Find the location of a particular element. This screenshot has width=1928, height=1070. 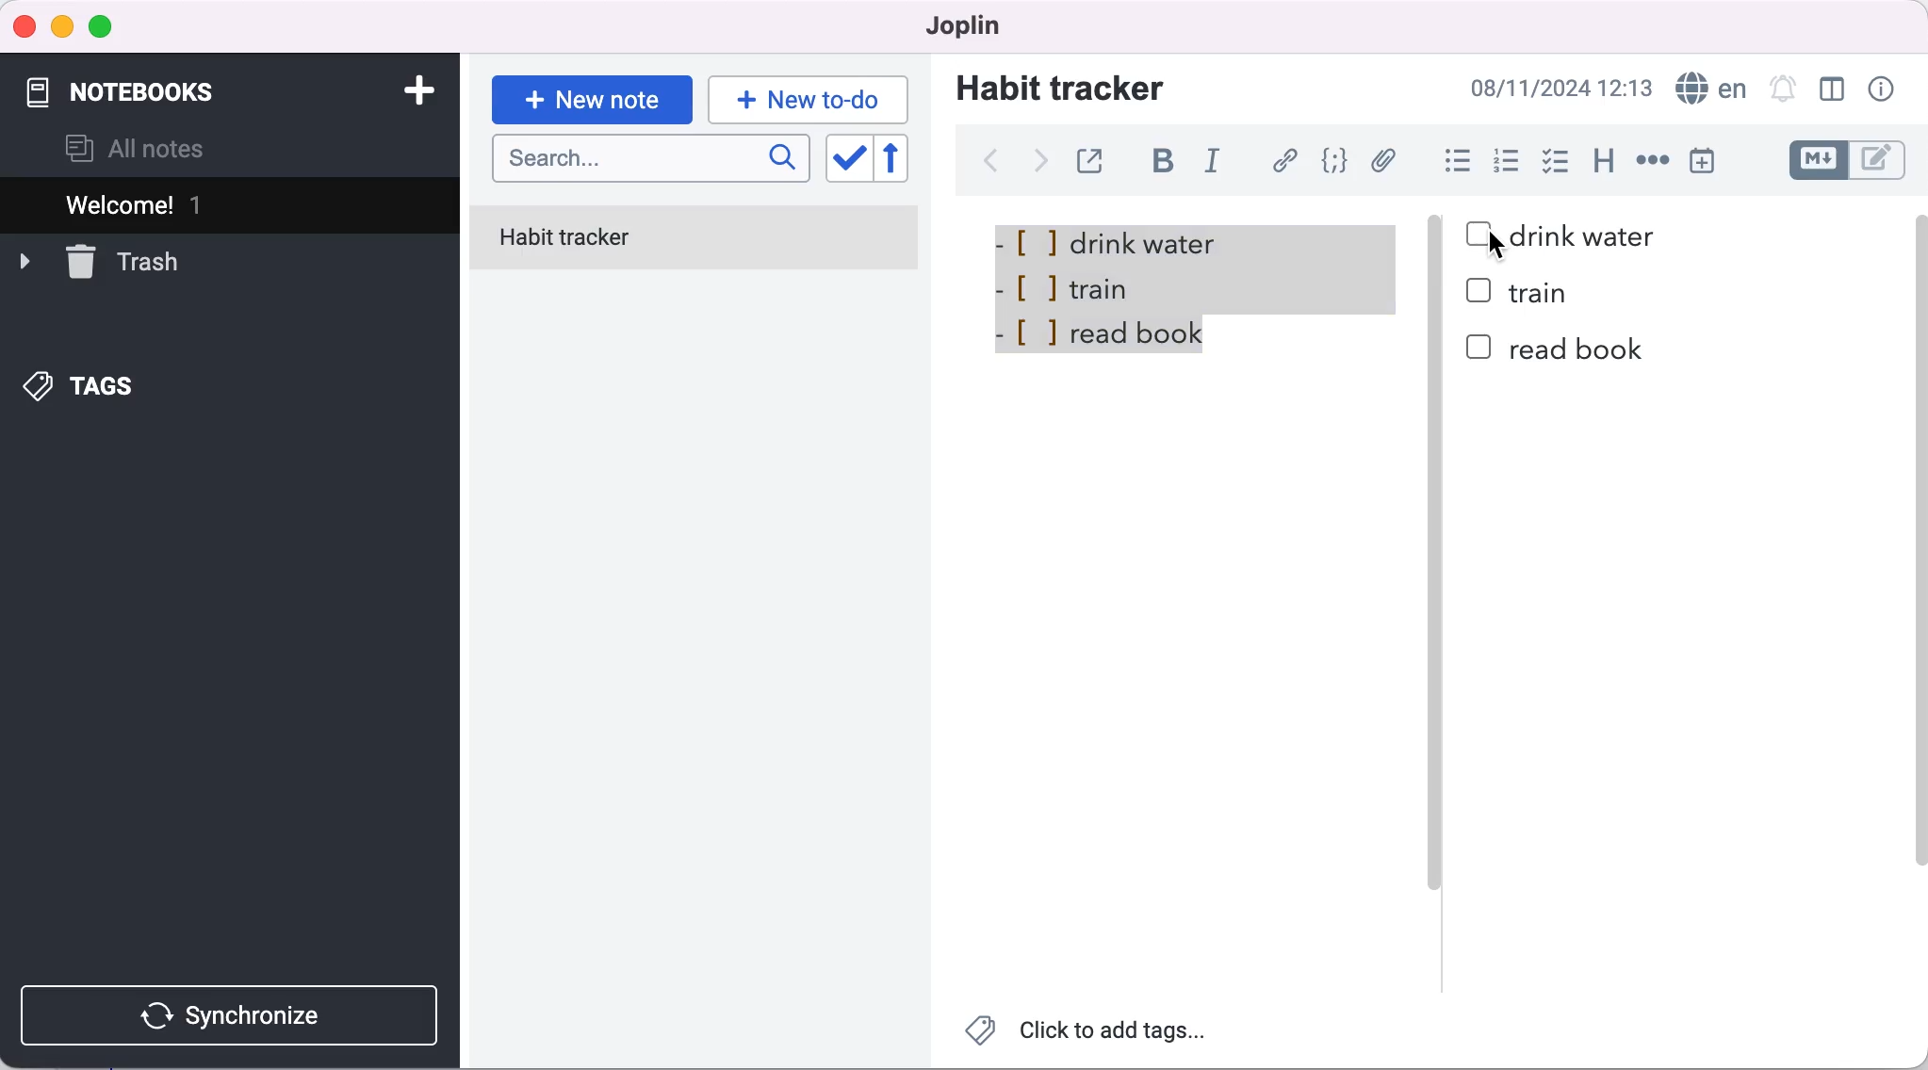

scroll bar is located at coordinates (1916, 582).